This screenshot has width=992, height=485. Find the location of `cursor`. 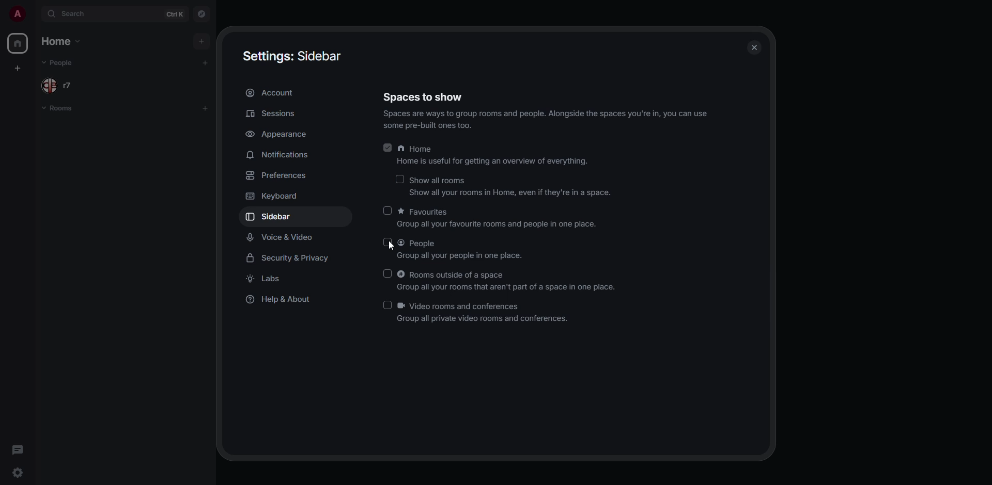

cursor is located at coordinates (388, 246).